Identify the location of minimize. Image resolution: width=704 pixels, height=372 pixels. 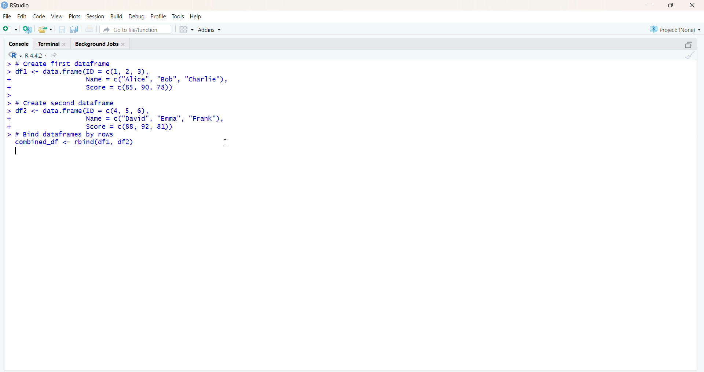
(689, 45).